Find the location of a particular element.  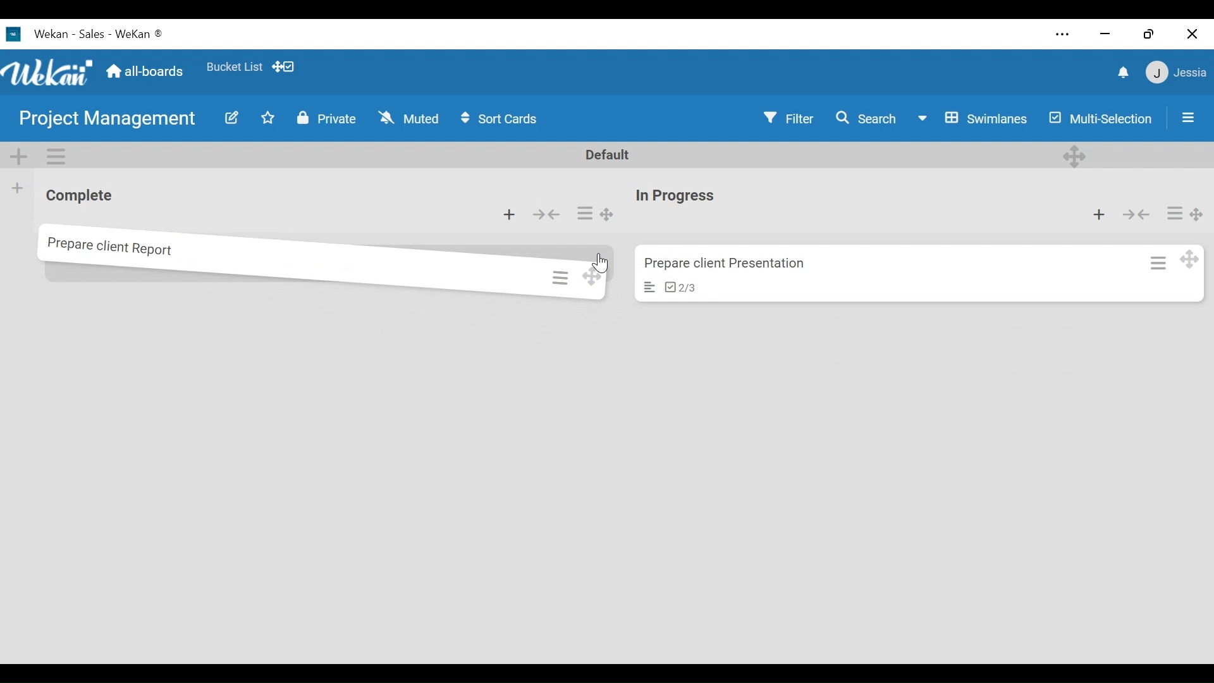

Close is located at coordinates (1193, 33).